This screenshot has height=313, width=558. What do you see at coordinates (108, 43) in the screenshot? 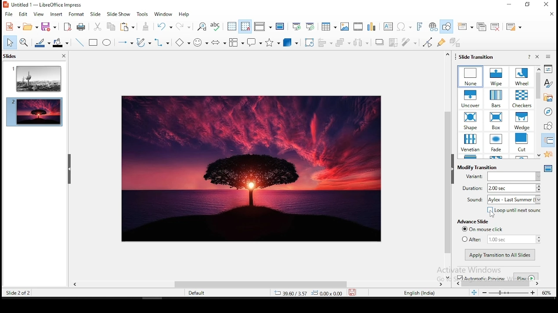
I see `ellipse` at bounding box center [108, 43].